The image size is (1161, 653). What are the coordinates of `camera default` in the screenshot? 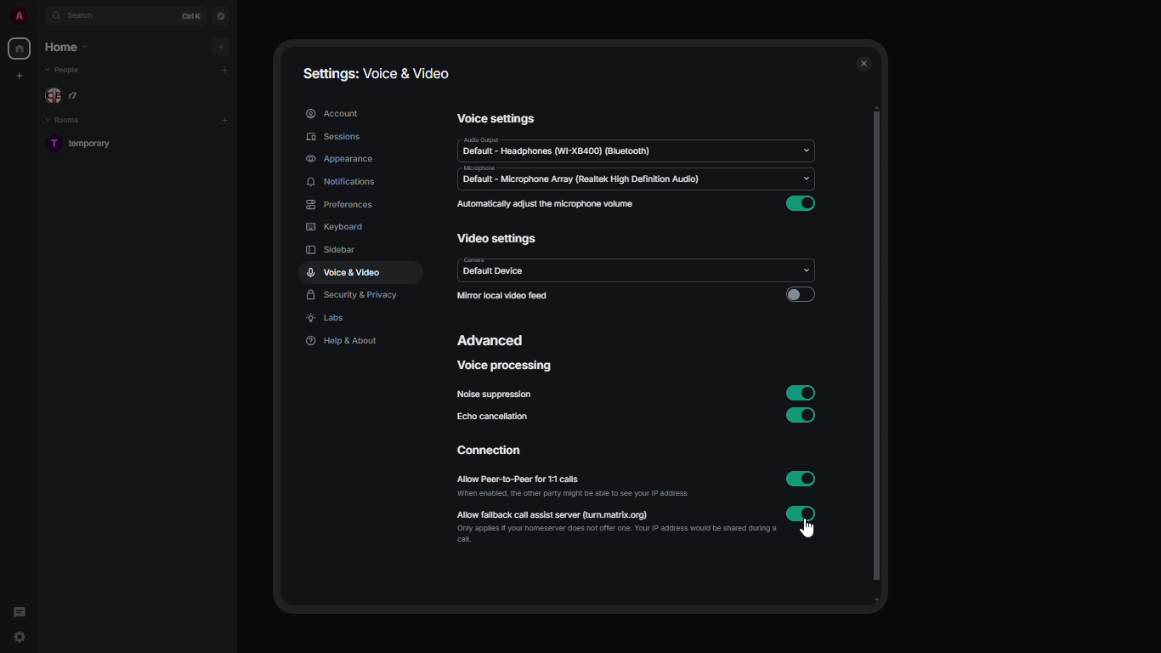 It's located at (493, 270).